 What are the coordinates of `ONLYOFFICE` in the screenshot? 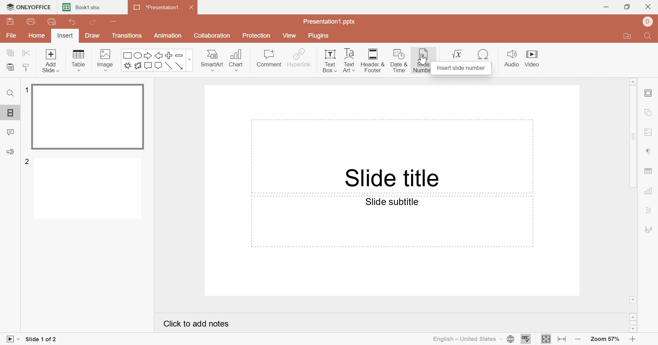 It's located at (28, 6).